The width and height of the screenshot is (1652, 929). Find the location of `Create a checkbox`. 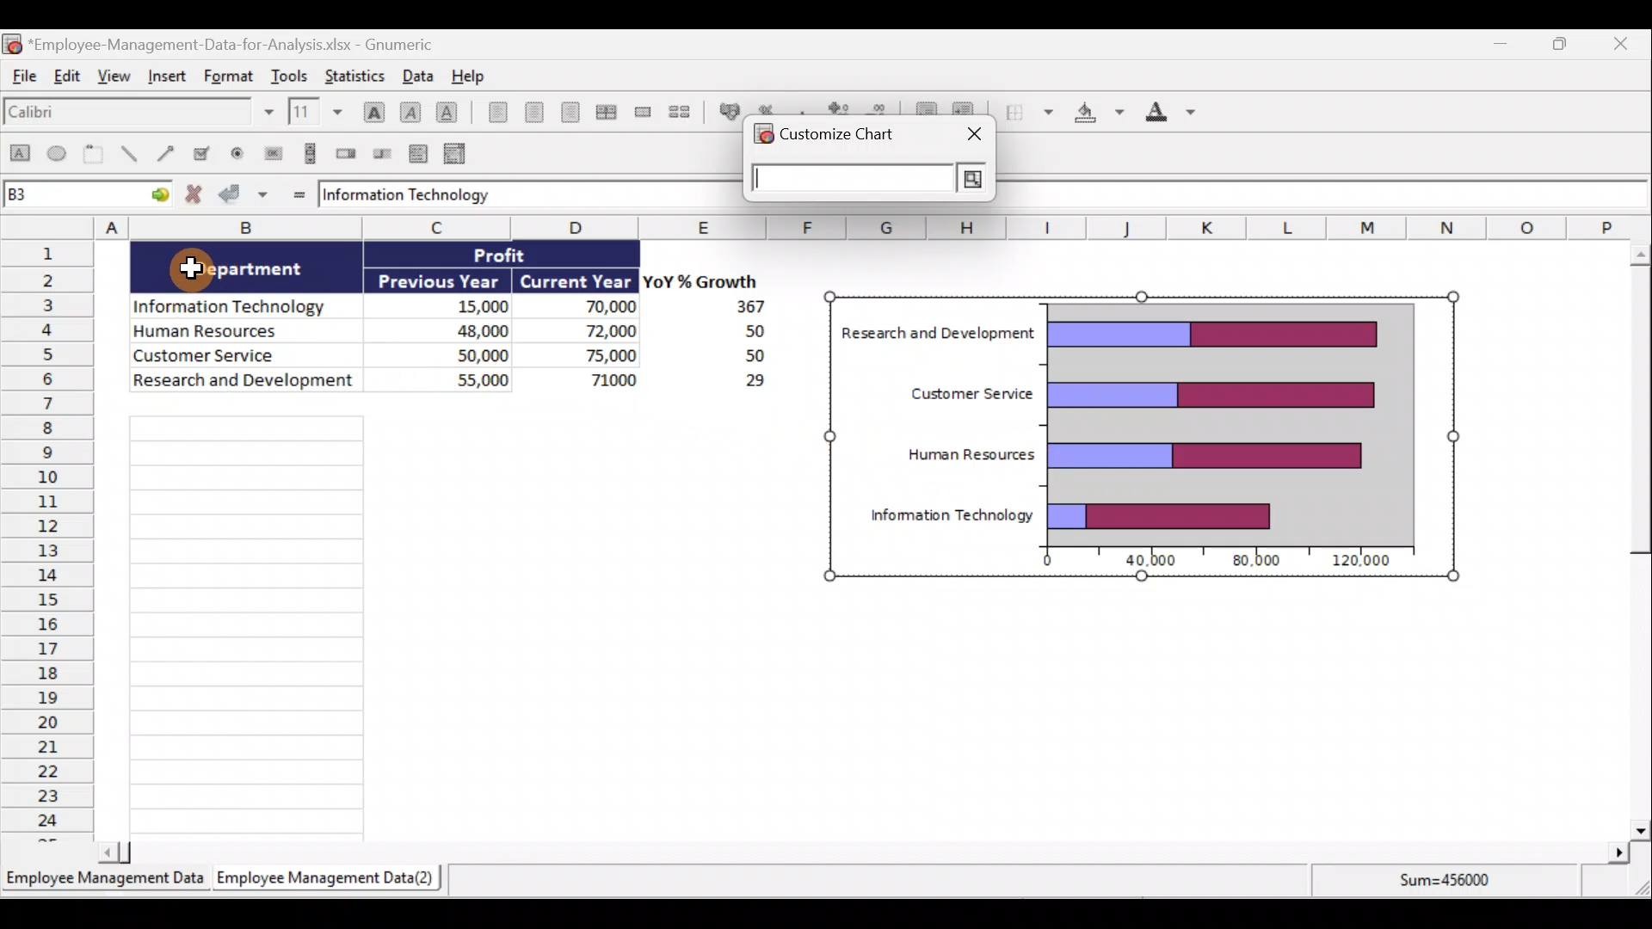

Create a checkbox is located at coordinates (200, 152).